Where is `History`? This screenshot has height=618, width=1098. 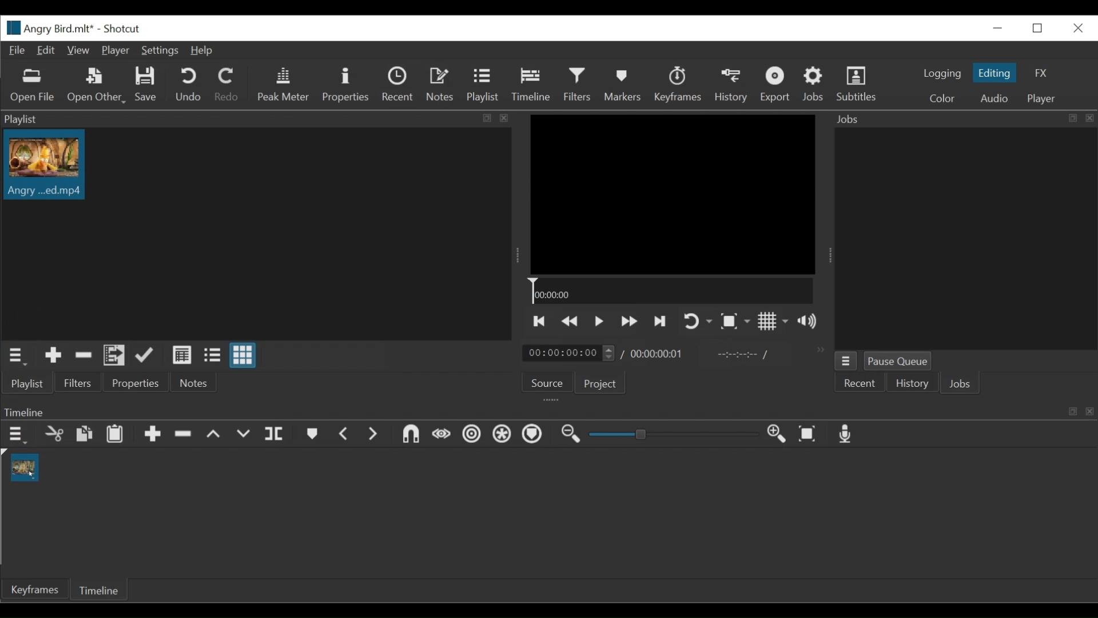
History is located at coordinates (731, 85).